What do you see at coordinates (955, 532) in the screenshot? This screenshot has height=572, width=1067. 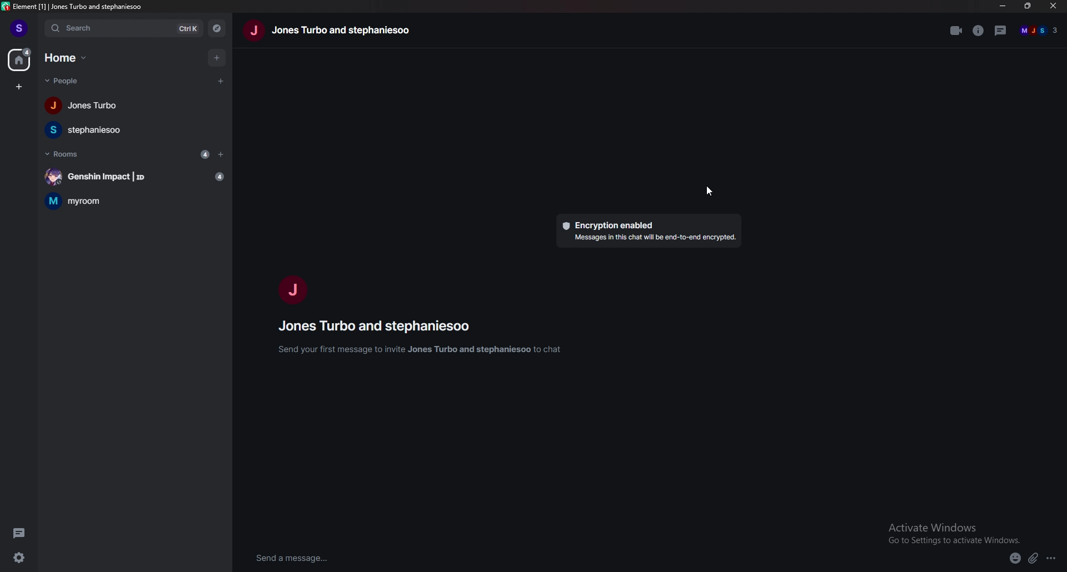 I see `Activate Windows
Go to Settings to activate Windows.` at bounding box center [955, 532].